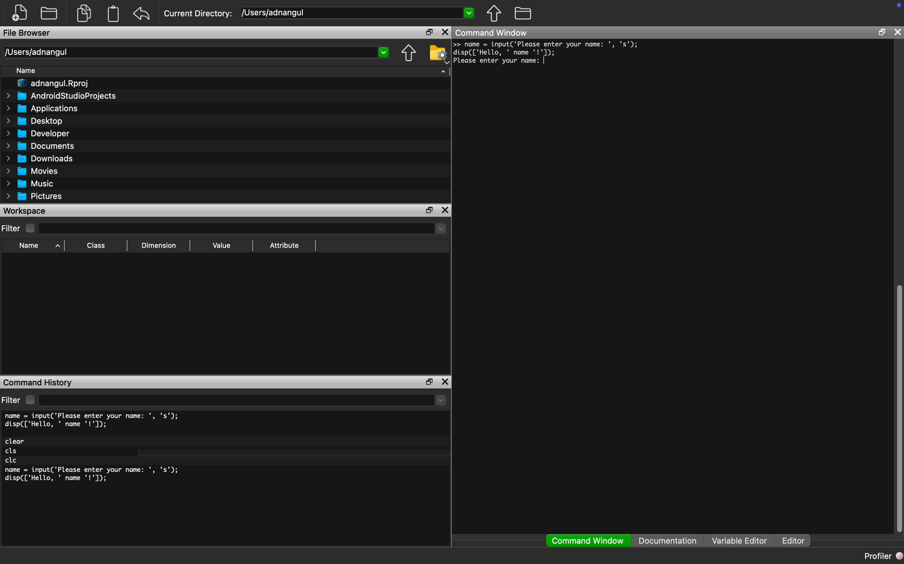 The height and width of the screenshot is (564, 904). What do you see at coordinates (468, 12) in the screenshot?
I see `dropdown` at bounding box center [468, 12].